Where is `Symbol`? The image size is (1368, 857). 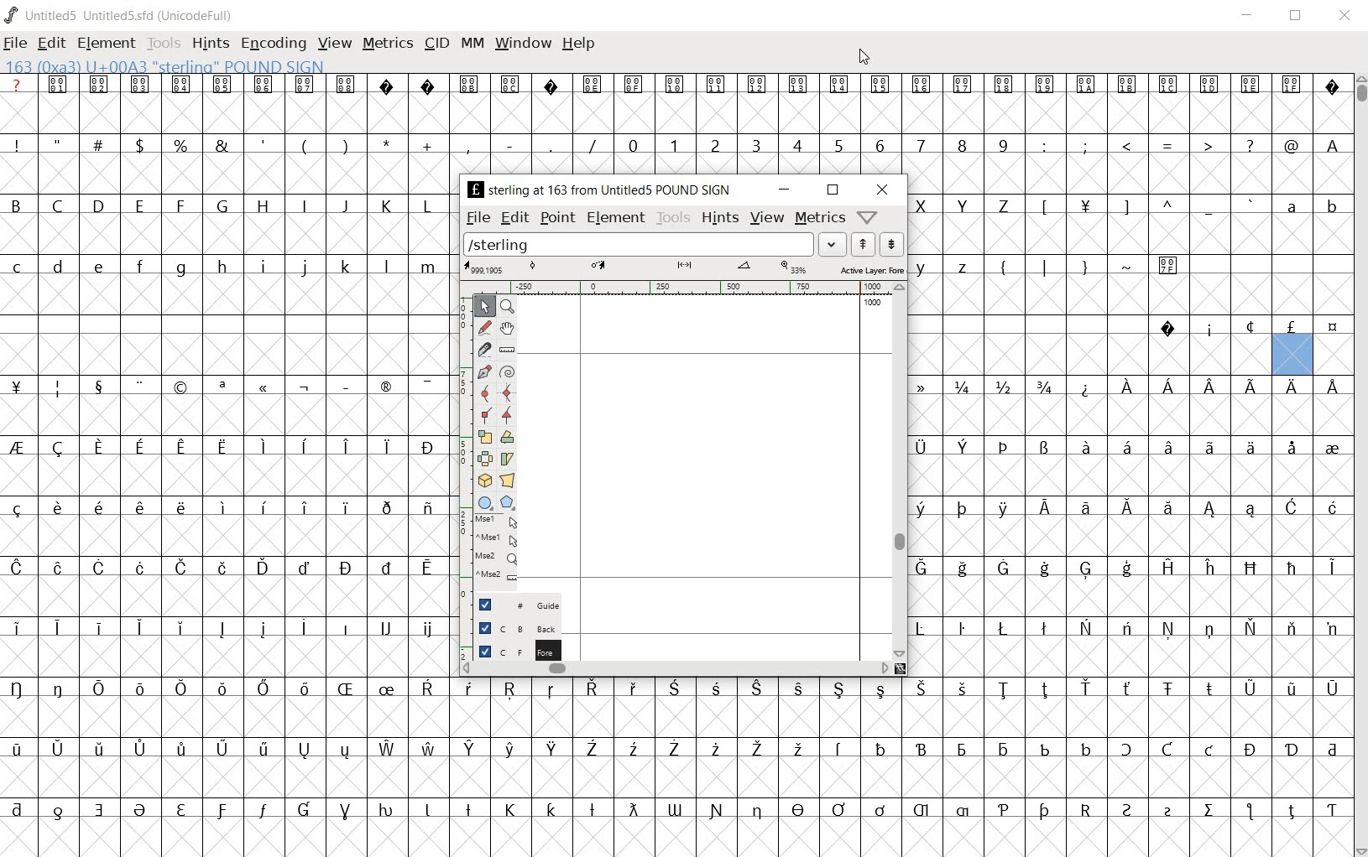 Symbol is located at coordinates (303, 811).